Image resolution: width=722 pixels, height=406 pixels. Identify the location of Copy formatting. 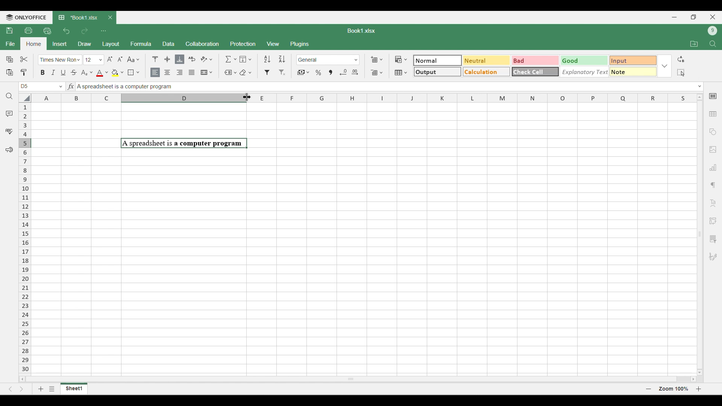
(24, 72).